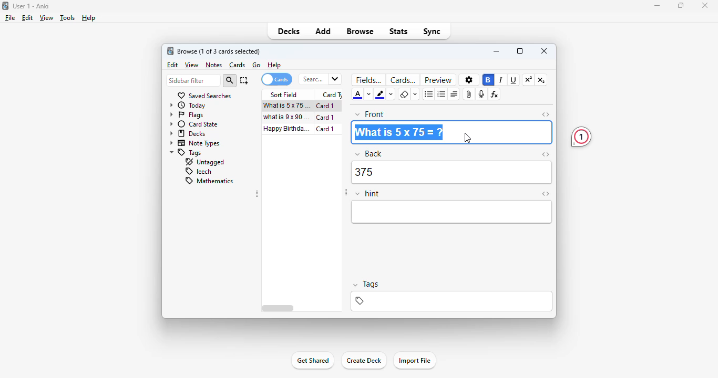  What do you see at coordinates (452, 173) in the screenshot?
I see `375` at bounding box center [452, 173].